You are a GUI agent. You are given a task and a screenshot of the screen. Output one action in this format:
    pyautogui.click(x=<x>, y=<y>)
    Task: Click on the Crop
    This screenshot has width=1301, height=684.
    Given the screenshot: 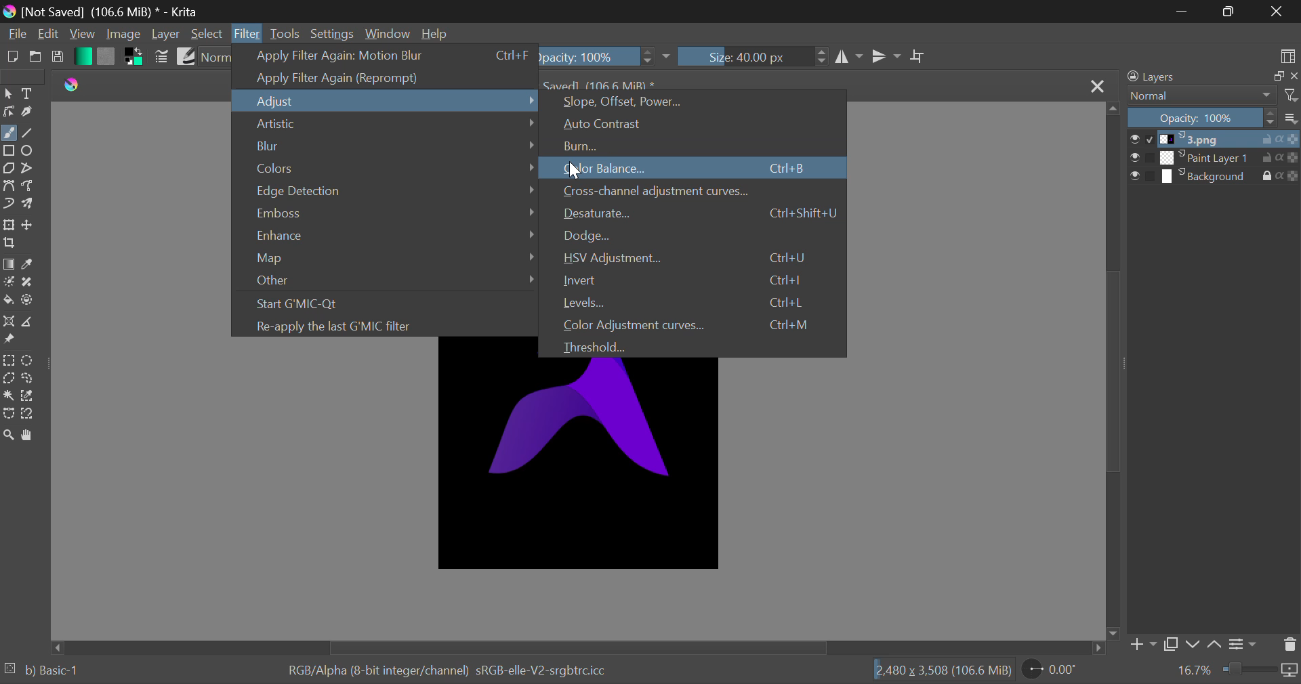 What is the action you would take?
    pyautogui.click(x=916, y=56)
    